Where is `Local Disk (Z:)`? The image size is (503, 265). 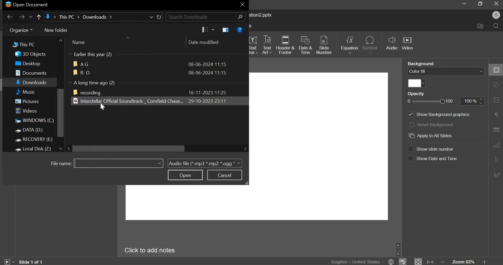
Local Disk (Z:) is located at coordinates (34, 149).